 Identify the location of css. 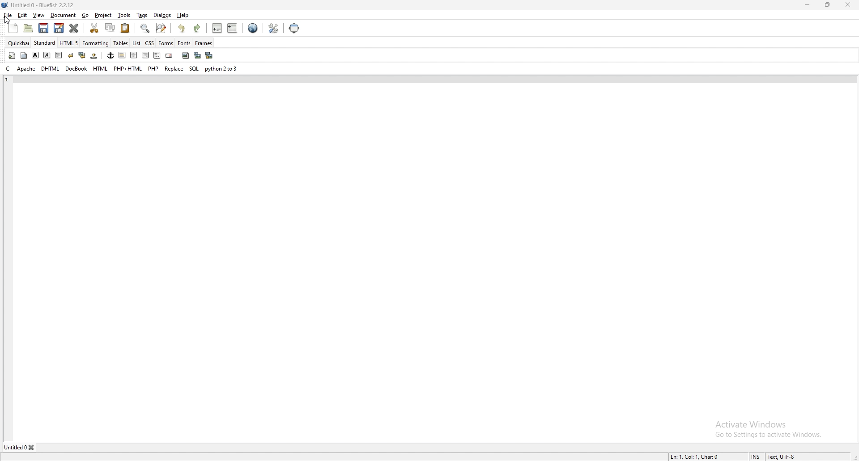
(149, 43).